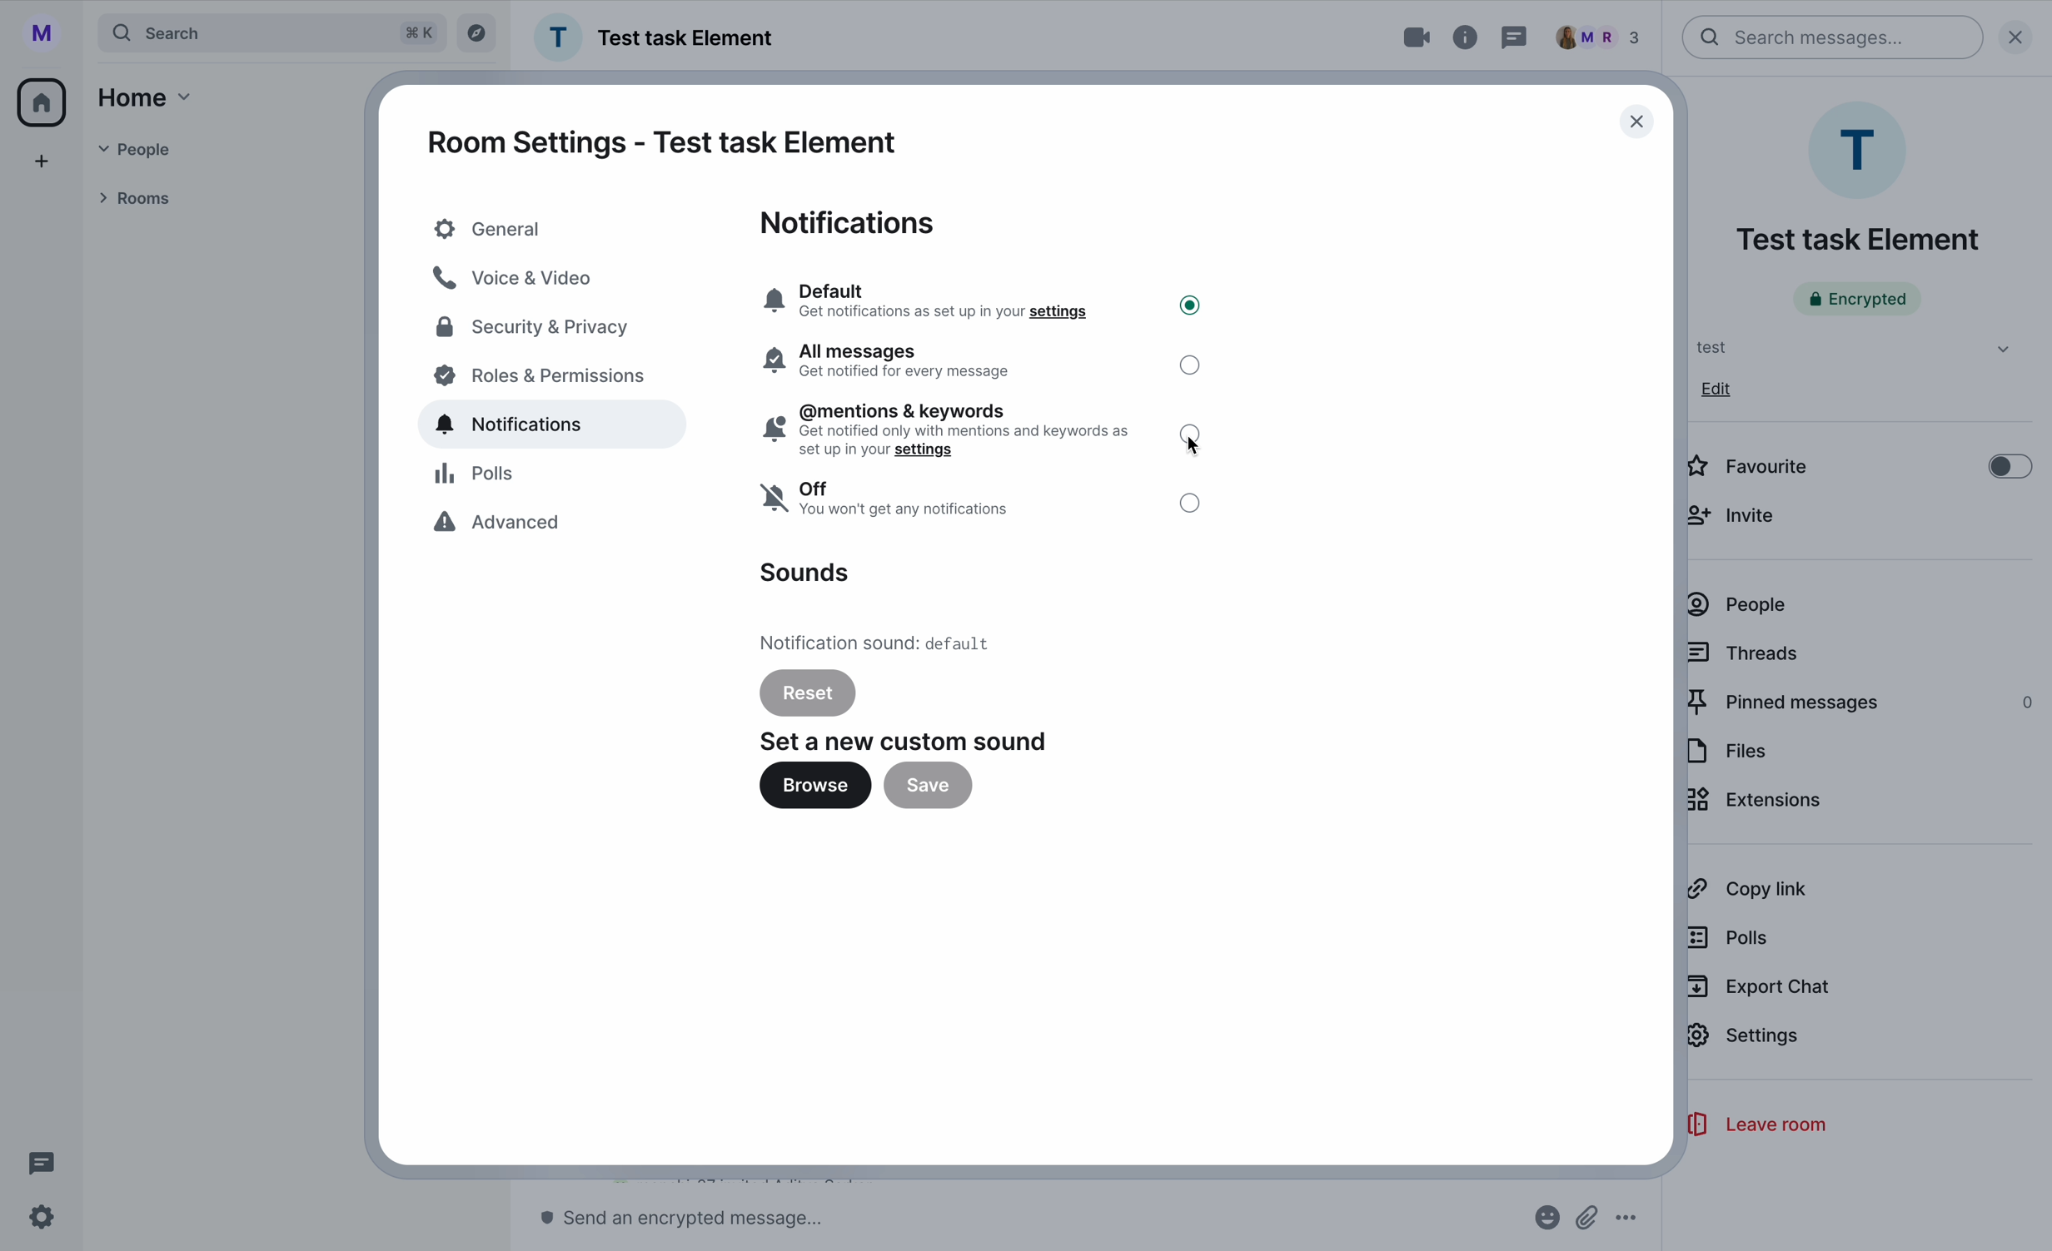 This screenshot has width=2052, height=1251. Describe the element at coordinates (1755, 1125) in the screenshot. I see `leave room` at that location.